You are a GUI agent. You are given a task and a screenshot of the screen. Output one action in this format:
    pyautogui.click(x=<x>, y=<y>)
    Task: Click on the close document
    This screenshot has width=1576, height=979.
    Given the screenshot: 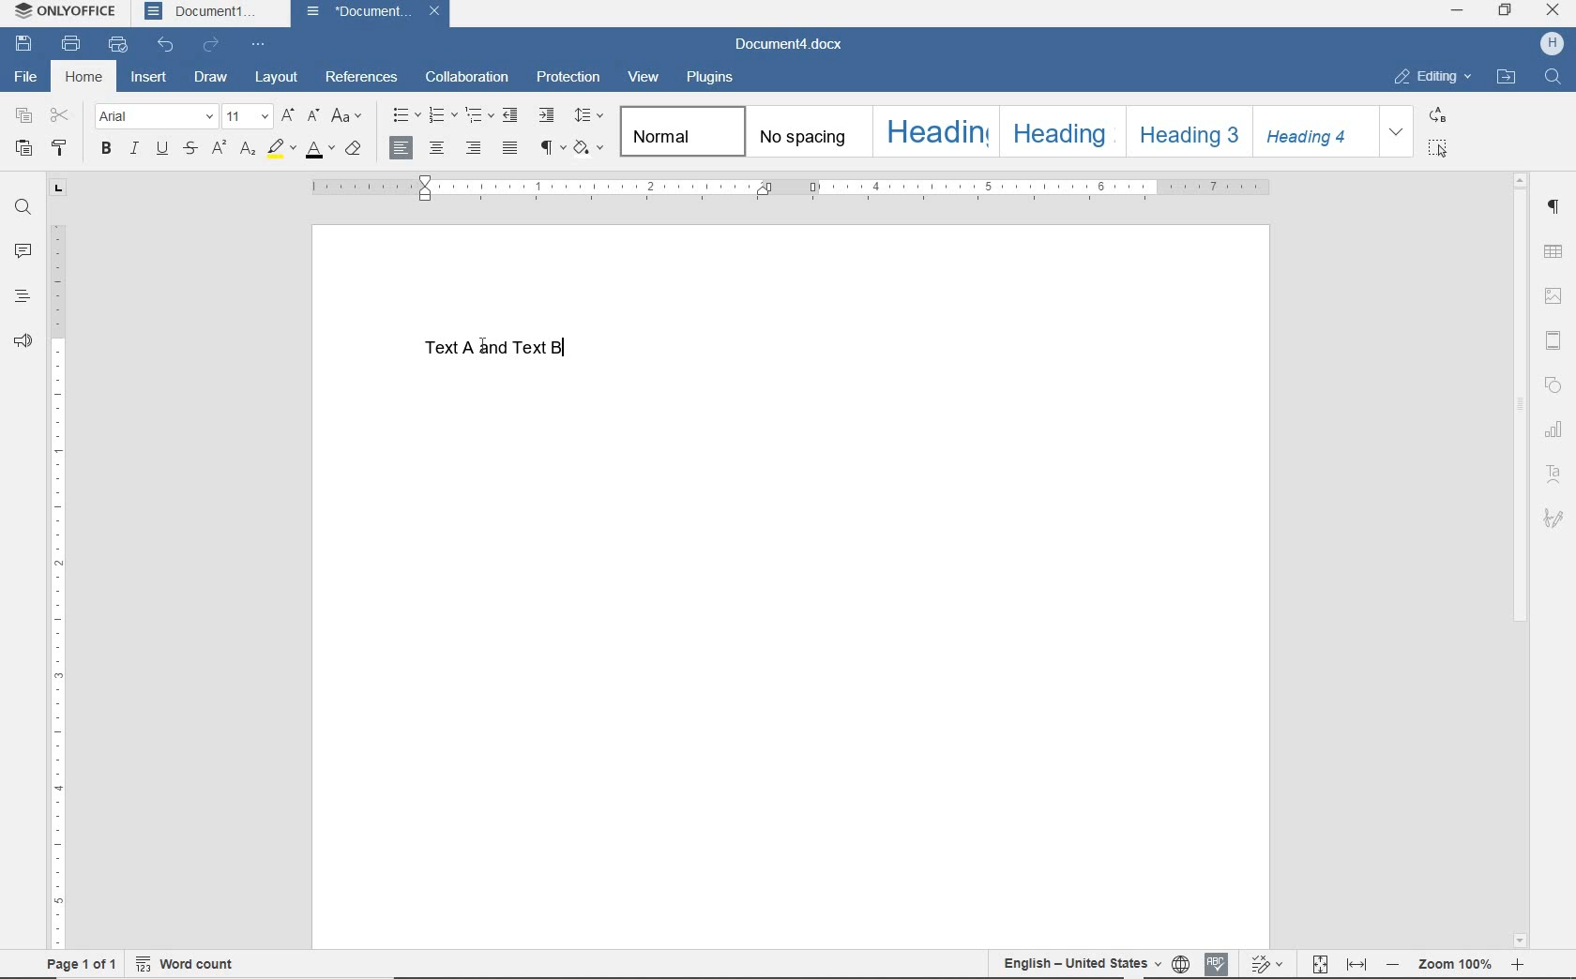 What is the action you would take?
    pyautogui.click(x=439, y=14)
    